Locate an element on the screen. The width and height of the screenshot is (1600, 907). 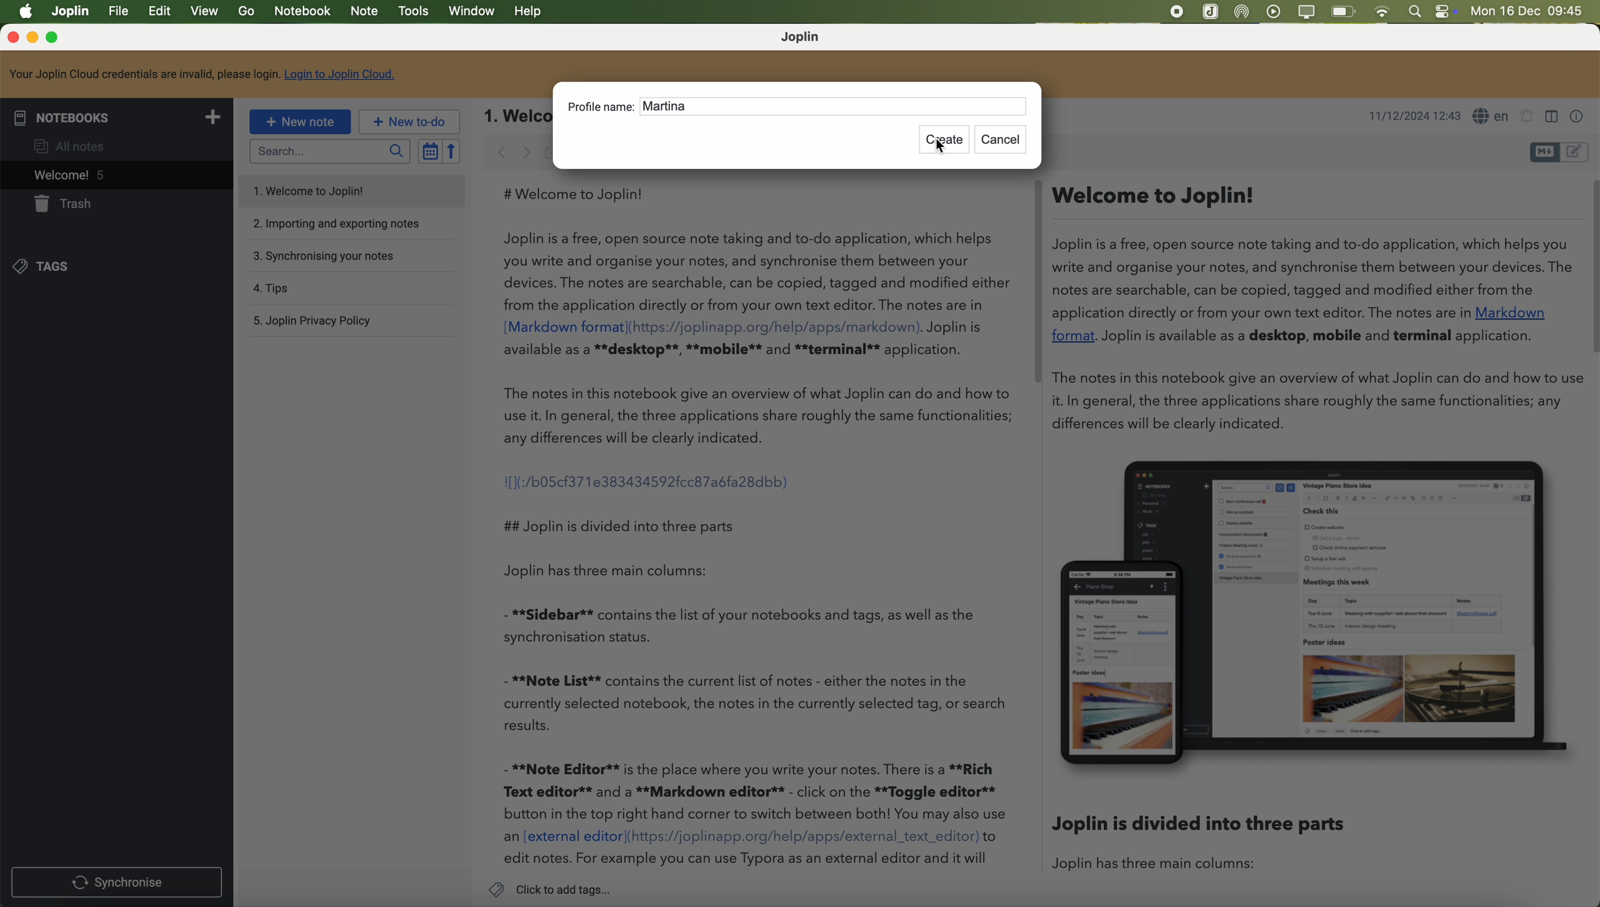
I[1(:/b05cf371e383434592fcc87a6fa28dbb) is located at coordinates (648, 480).